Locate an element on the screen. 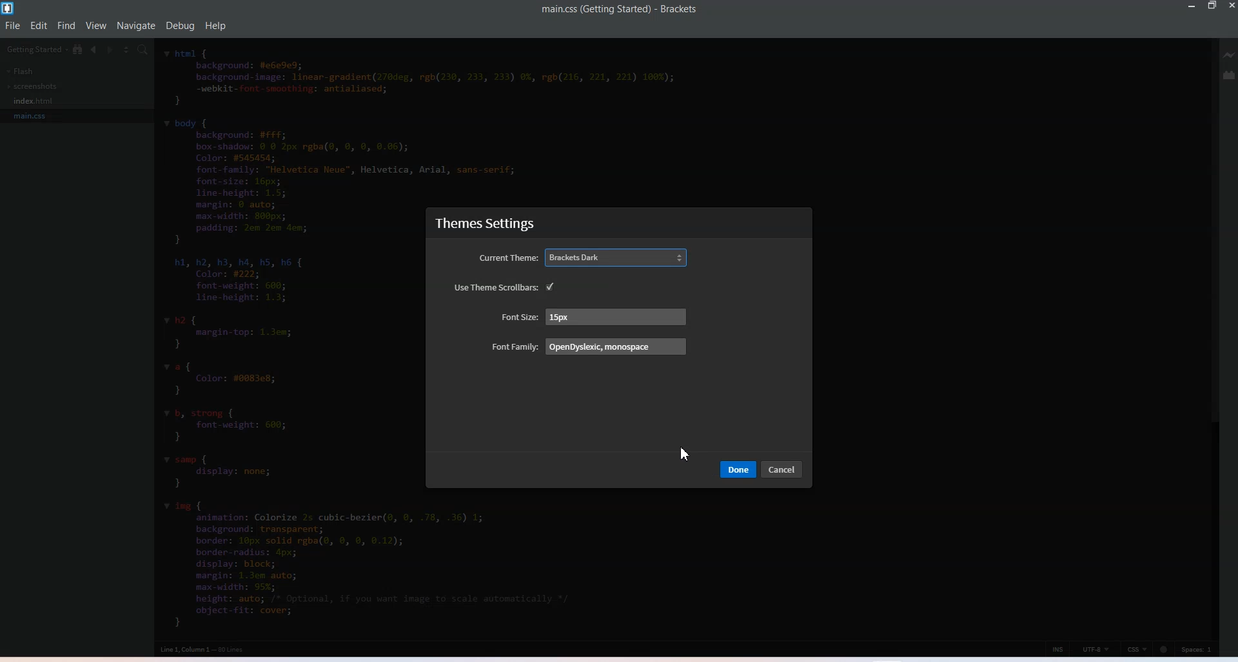  Use Theme Scrollbar is located at coordinates (496, 287).